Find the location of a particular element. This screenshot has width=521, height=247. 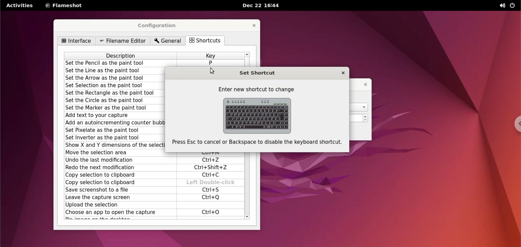

copy selection to clipboard is located at coordinates (120, 182).